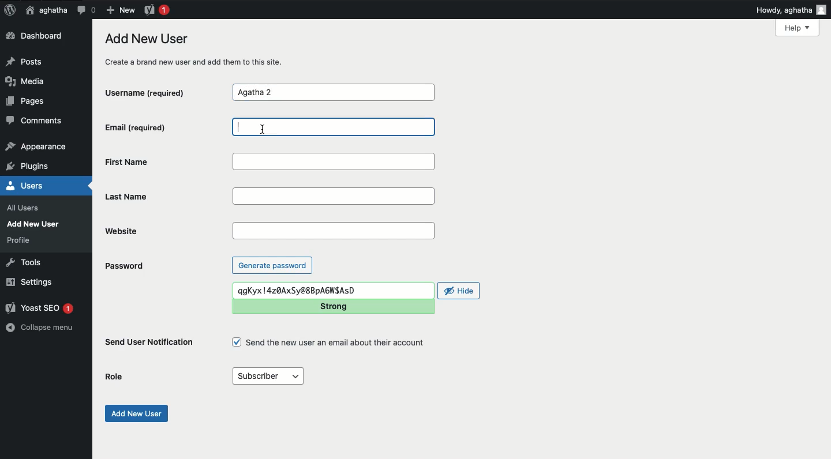 This screenshot has height=459, width=831. Describe the element at coordinates (10, 10) in the screenshot. I see `Logo` at that location.